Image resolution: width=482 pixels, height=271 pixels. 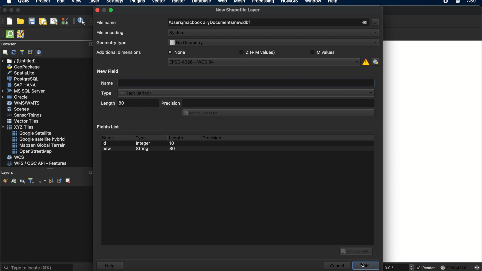 What do you see at coordinates (109, 126) in the screenshot?
I see `fields list` at bounding box center [109, 126].